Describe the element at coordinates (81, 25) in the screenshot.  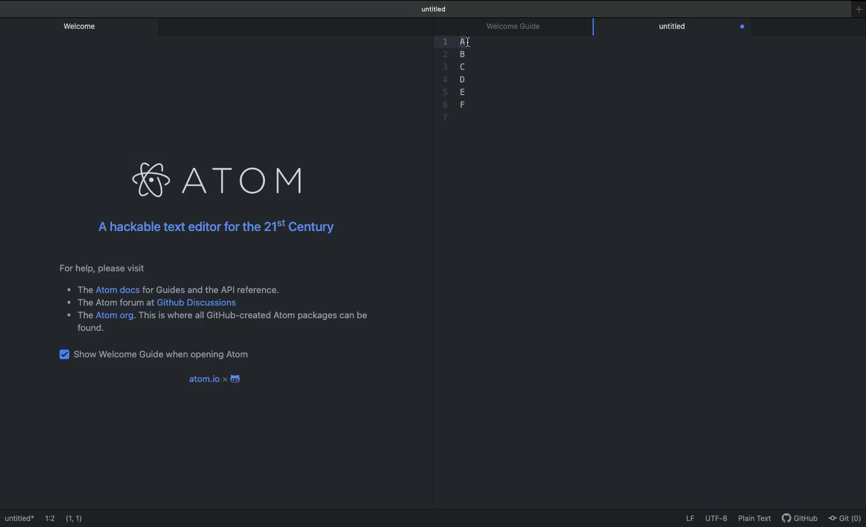
I see `Welcome` at that location.